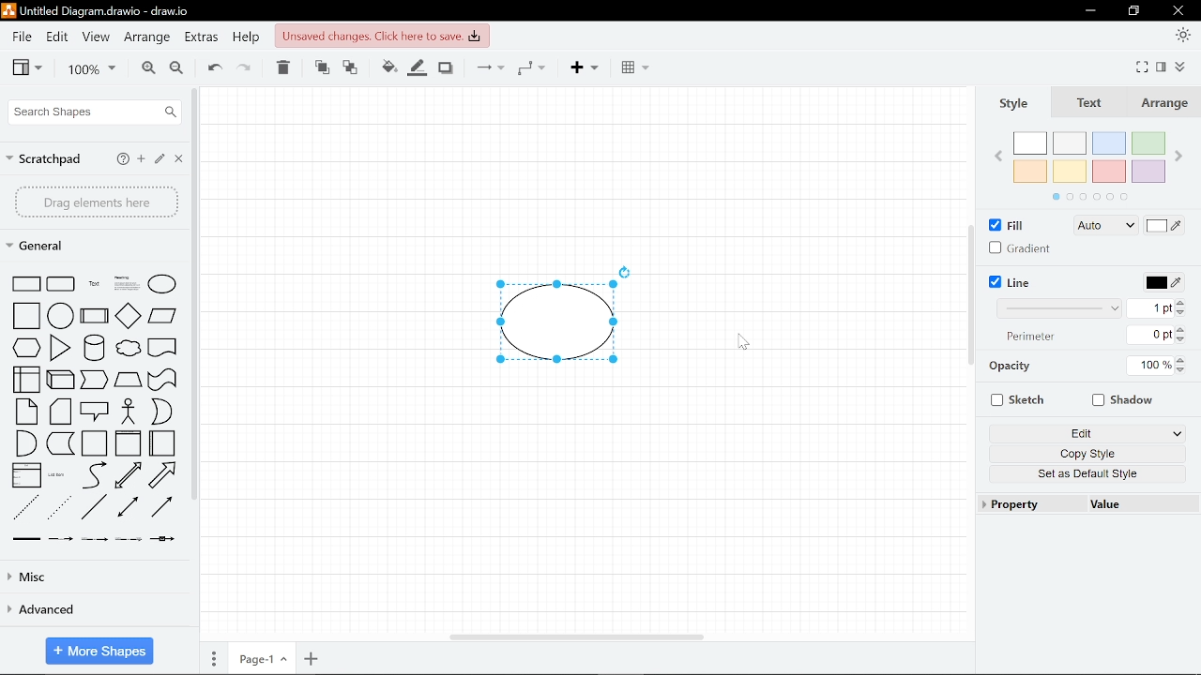 The width and height of the screenshot is (1201, 675). What do you see at coordinates (160, 539) in the screenshot?
I see `connector with symbol` at bounding box center [160, 539].